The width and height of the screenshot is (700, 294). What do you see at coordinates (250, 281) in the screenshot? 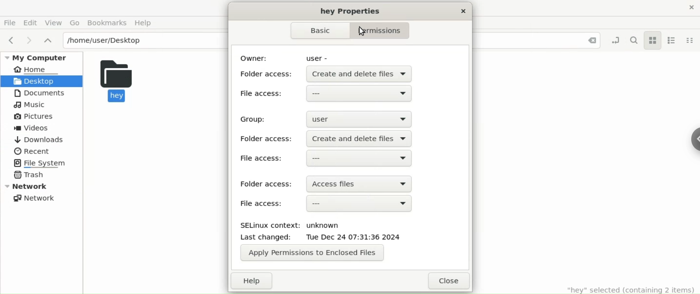
I see `help` at bounding box center [250, 281].